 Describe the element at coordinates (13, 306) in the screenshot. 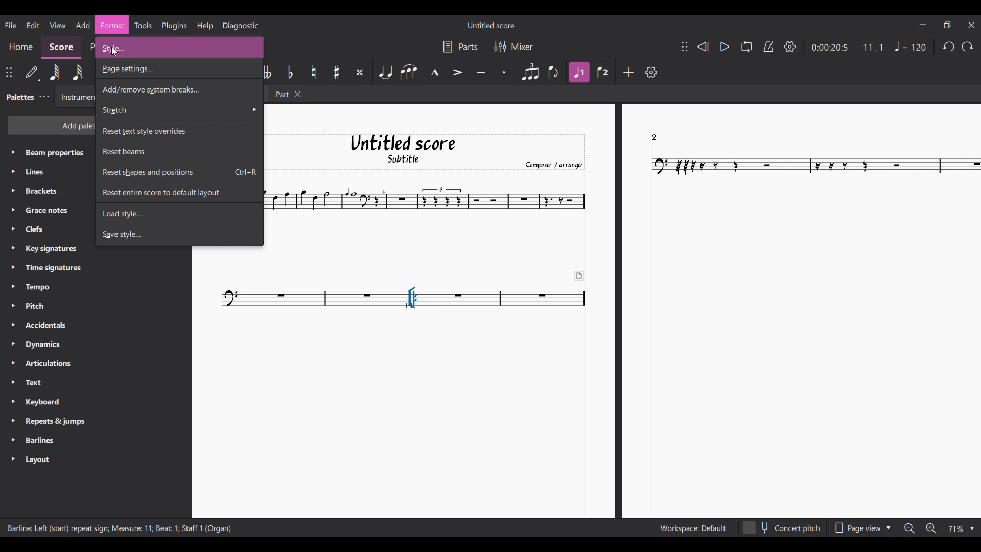

I see `Expand` at that location.